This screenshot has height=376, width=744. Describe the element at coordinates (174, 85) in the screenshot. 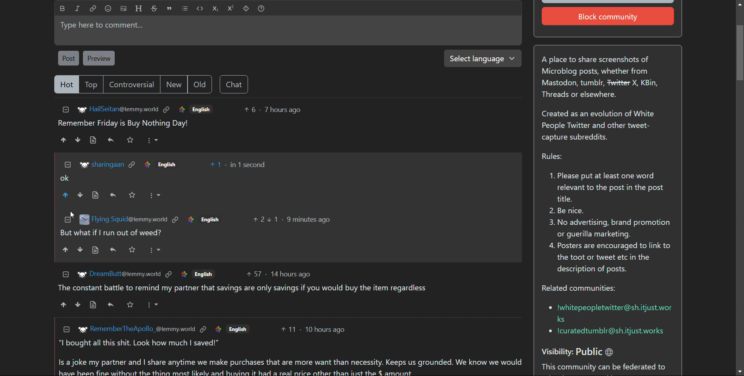

I see `new` at that location.